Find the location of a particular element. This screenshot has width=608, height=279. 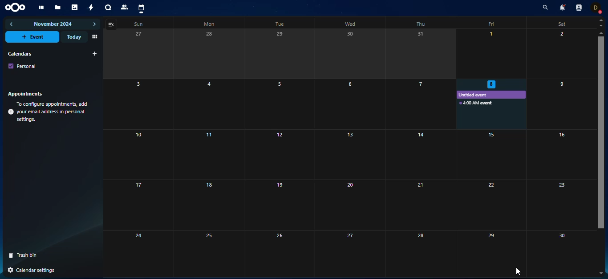

27 is located at coordinates (132, 54).